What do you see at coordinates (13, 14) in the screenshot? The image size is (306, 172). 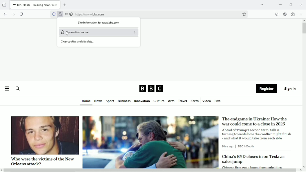 I see `go forward` at bounding box center [13, 14].